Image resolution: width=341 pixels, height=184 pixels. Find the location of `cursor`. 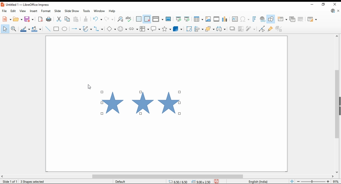

cursor is located at coordinates (89, 87).